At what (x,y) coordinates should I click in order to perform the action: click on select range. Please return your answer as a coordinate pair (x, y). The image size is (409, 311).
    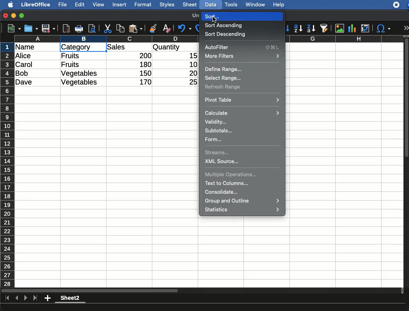
    Looking at the image, I should click on (223, 77).